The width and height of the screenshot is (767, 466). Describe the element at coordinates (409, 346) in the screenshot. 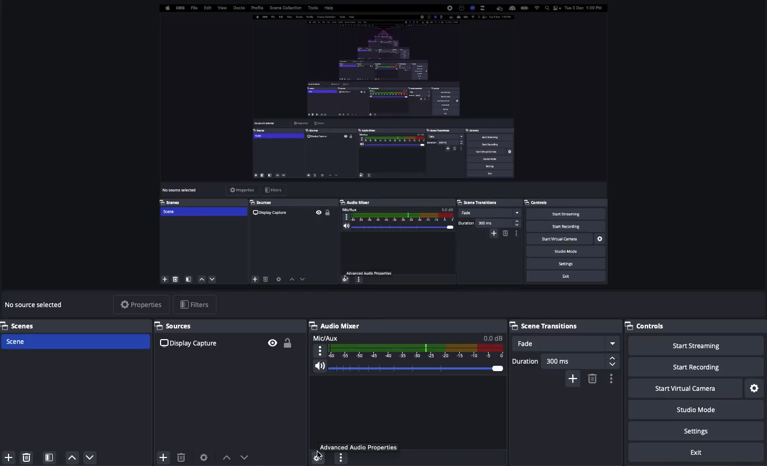

I see `Mic/aux` at that location.